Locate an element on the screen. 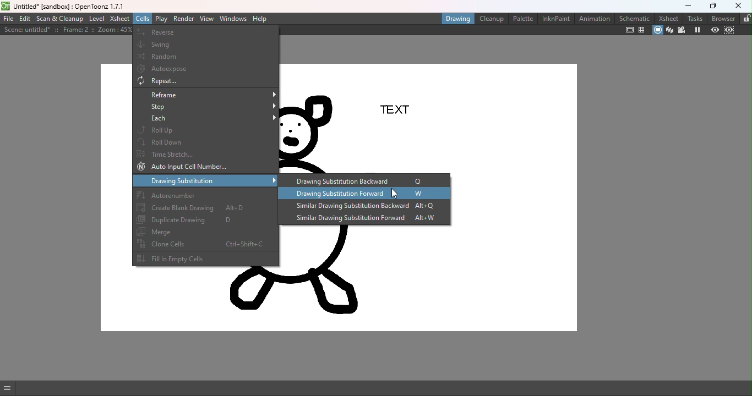  Merge is located at coordinates (206, 233).